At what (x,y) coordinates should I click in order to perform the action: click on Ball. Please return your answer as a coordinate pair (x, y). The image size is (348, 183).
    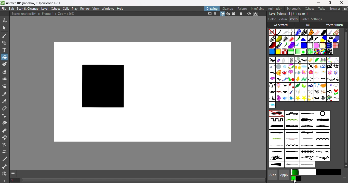
    Looking at the image, I should click on (303, 60).